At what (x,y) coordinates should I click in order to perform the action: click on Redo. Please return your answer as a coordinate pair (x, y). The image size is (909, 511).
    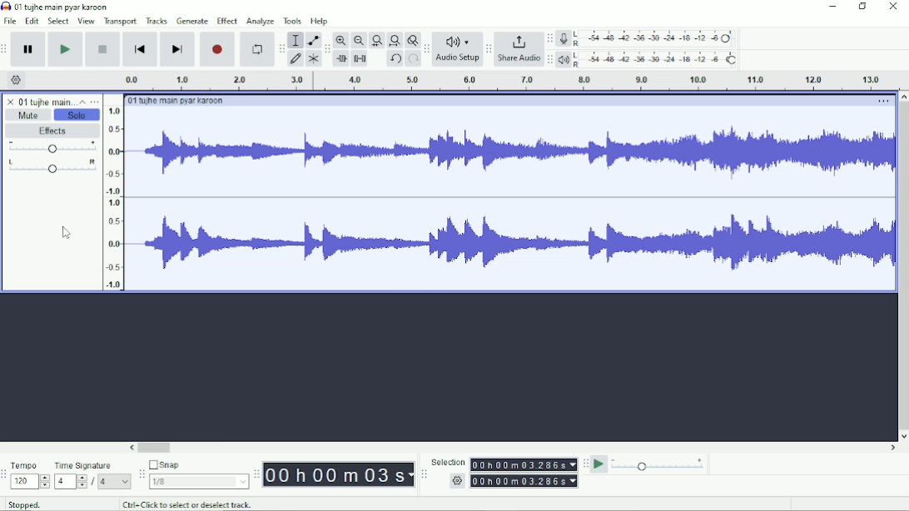
    Looking at the image, I should click on (411, 59).